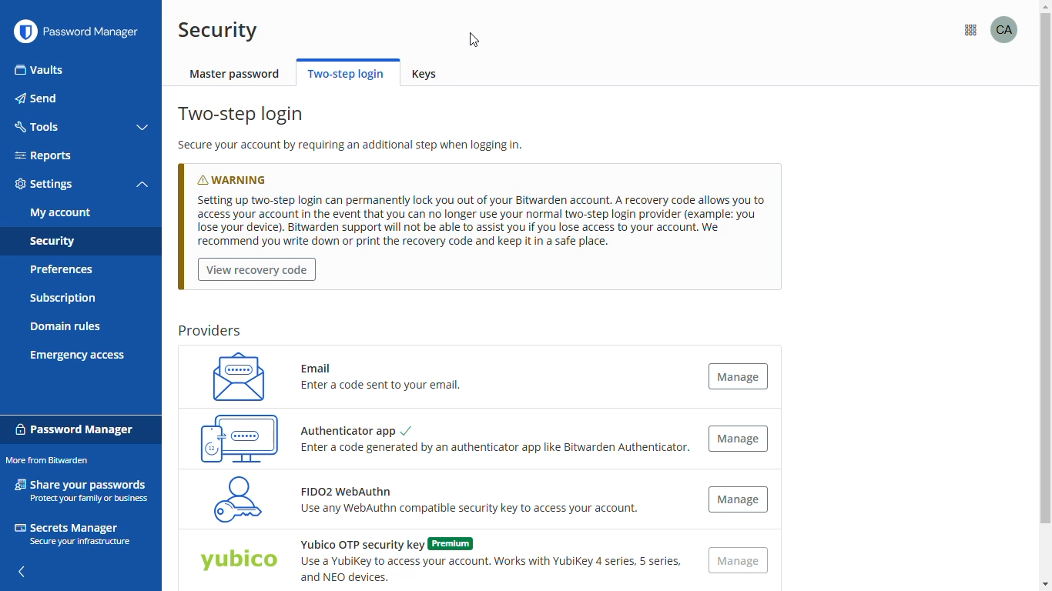 The image size is (1052, 591). Describe the element at coordinates (238, 562) in the screenshot. I see `Yubico OTP security key (Premium)` at that location.